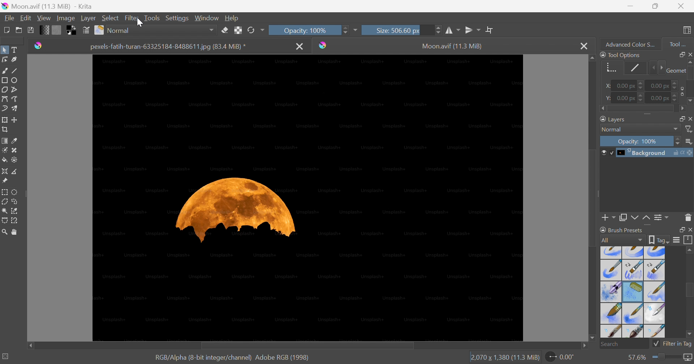  What do you see at coordinates (43, 30) in the screenshot?
I see `Fill gradients` at bounding box center [43, 30].